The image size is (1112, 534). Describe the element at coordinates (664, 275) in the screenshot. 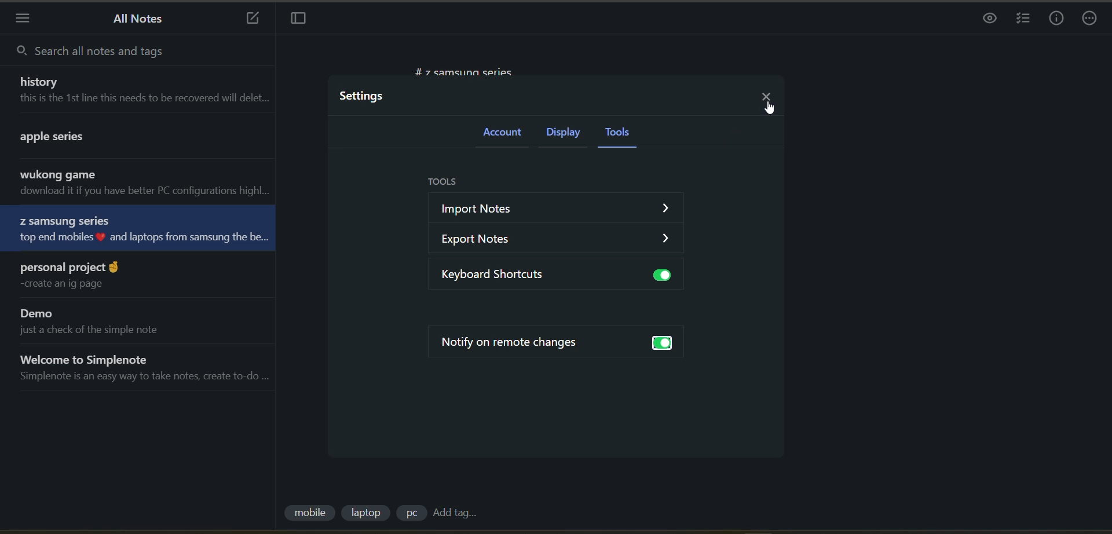

I see `toggle off` at that location.